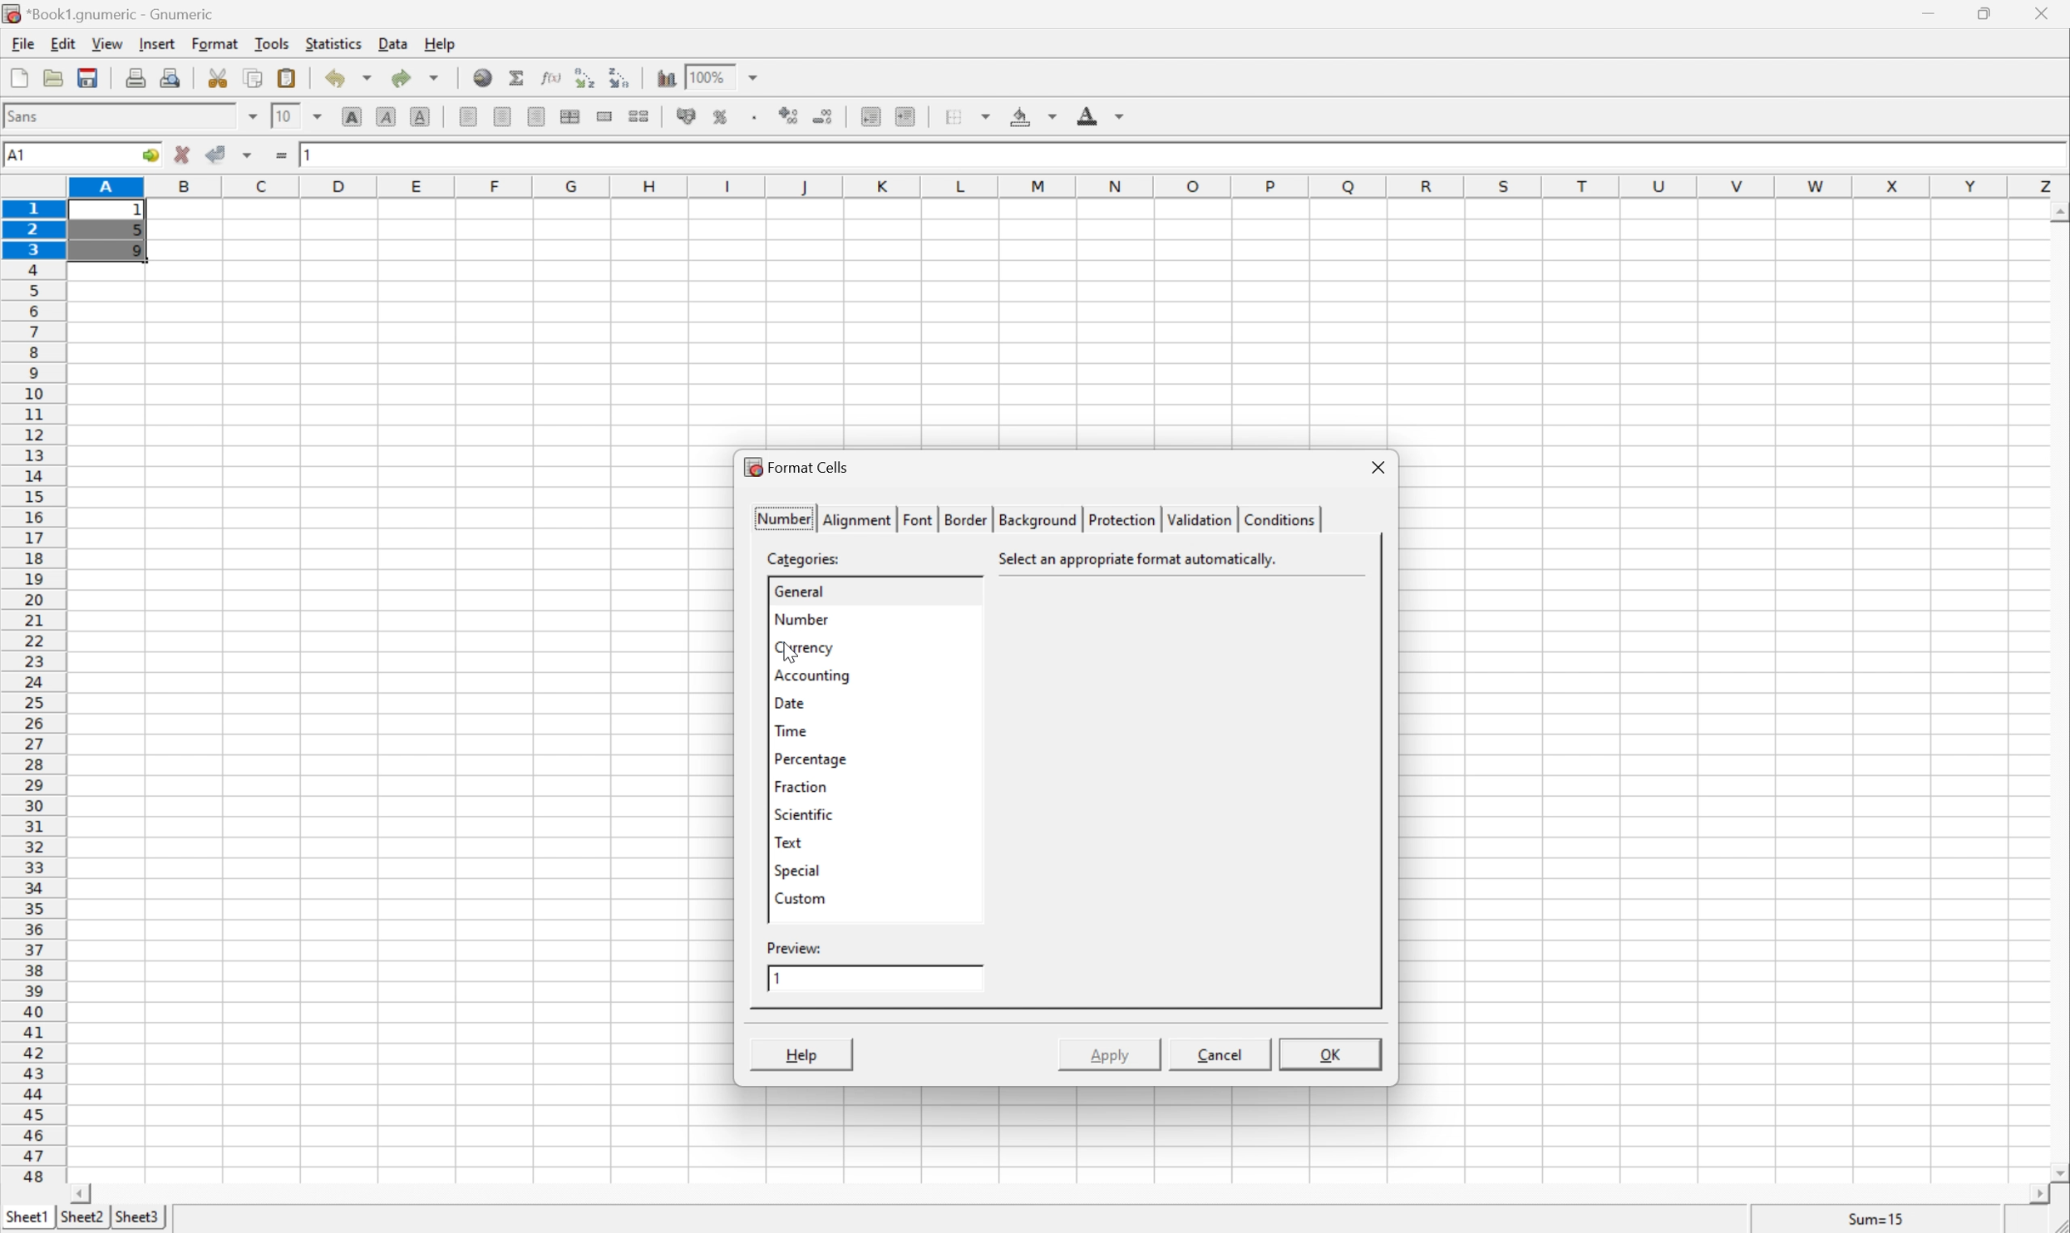 The width and height of the screenshot is (2070, 1233). Describe the element at coordinates (858, 518) in the screenshot. I see `alignment` at that location.